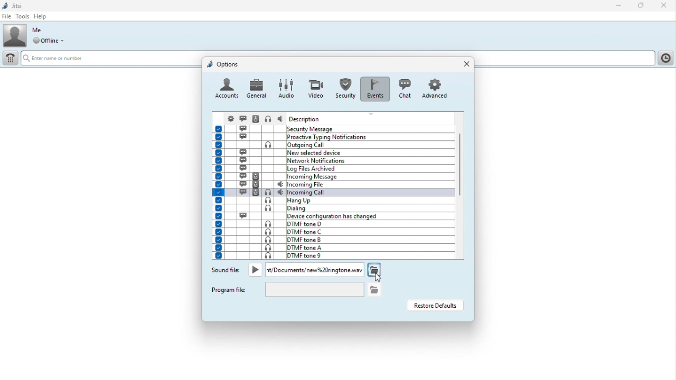  What do you see at coordinates (10, 60) in the screenshot?
I see `Dial pad` at bounding box center [10, 60].